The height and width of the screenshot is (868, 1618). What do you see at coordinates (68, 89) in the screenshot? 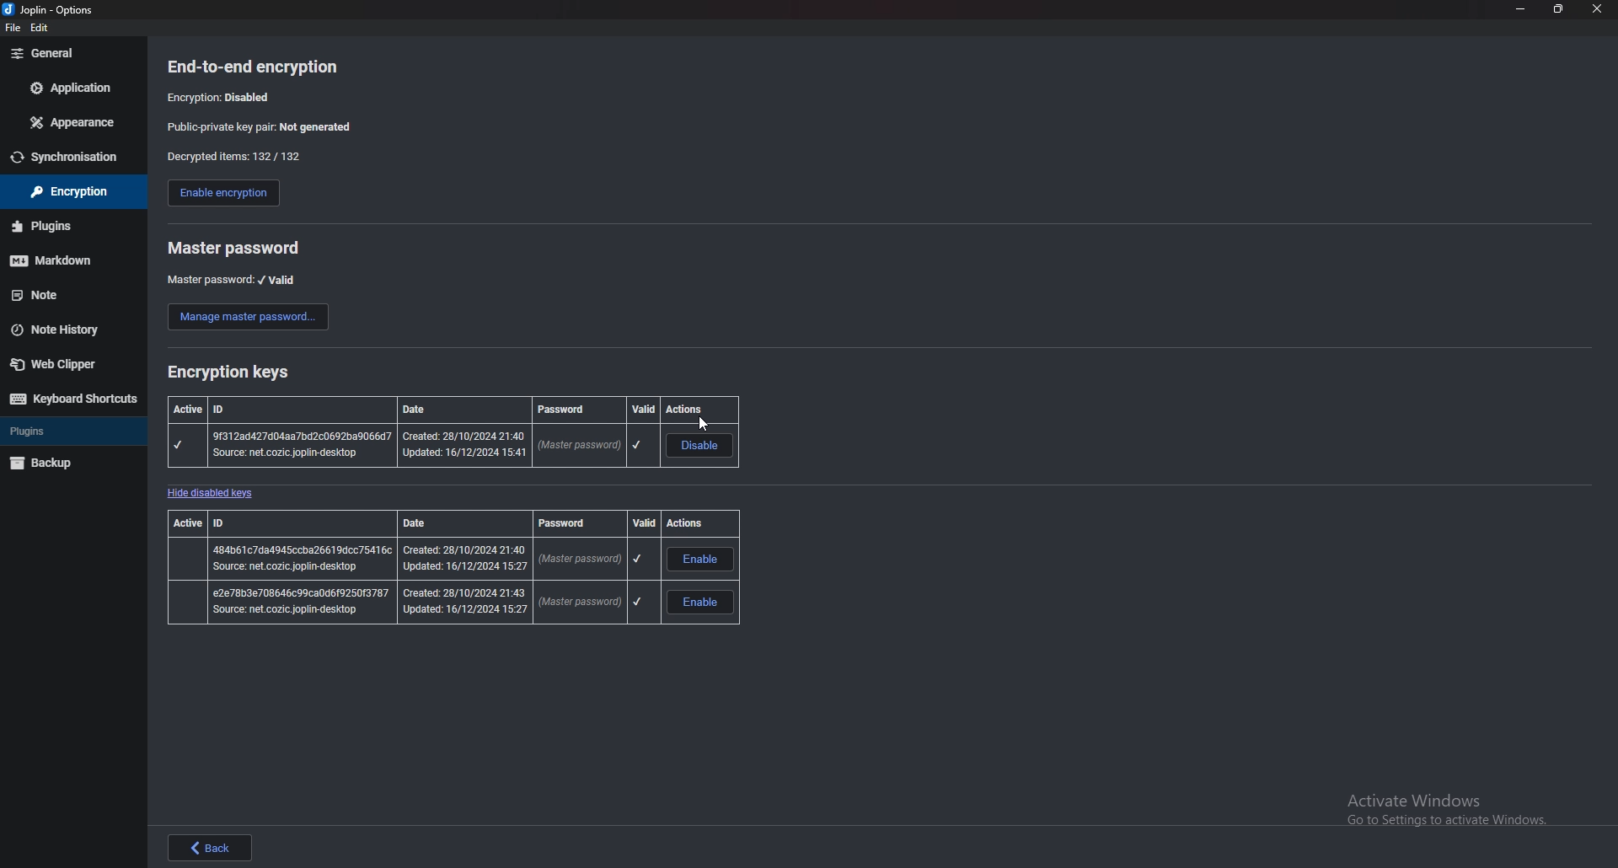
I see `application` at bounding box center [68, 89].